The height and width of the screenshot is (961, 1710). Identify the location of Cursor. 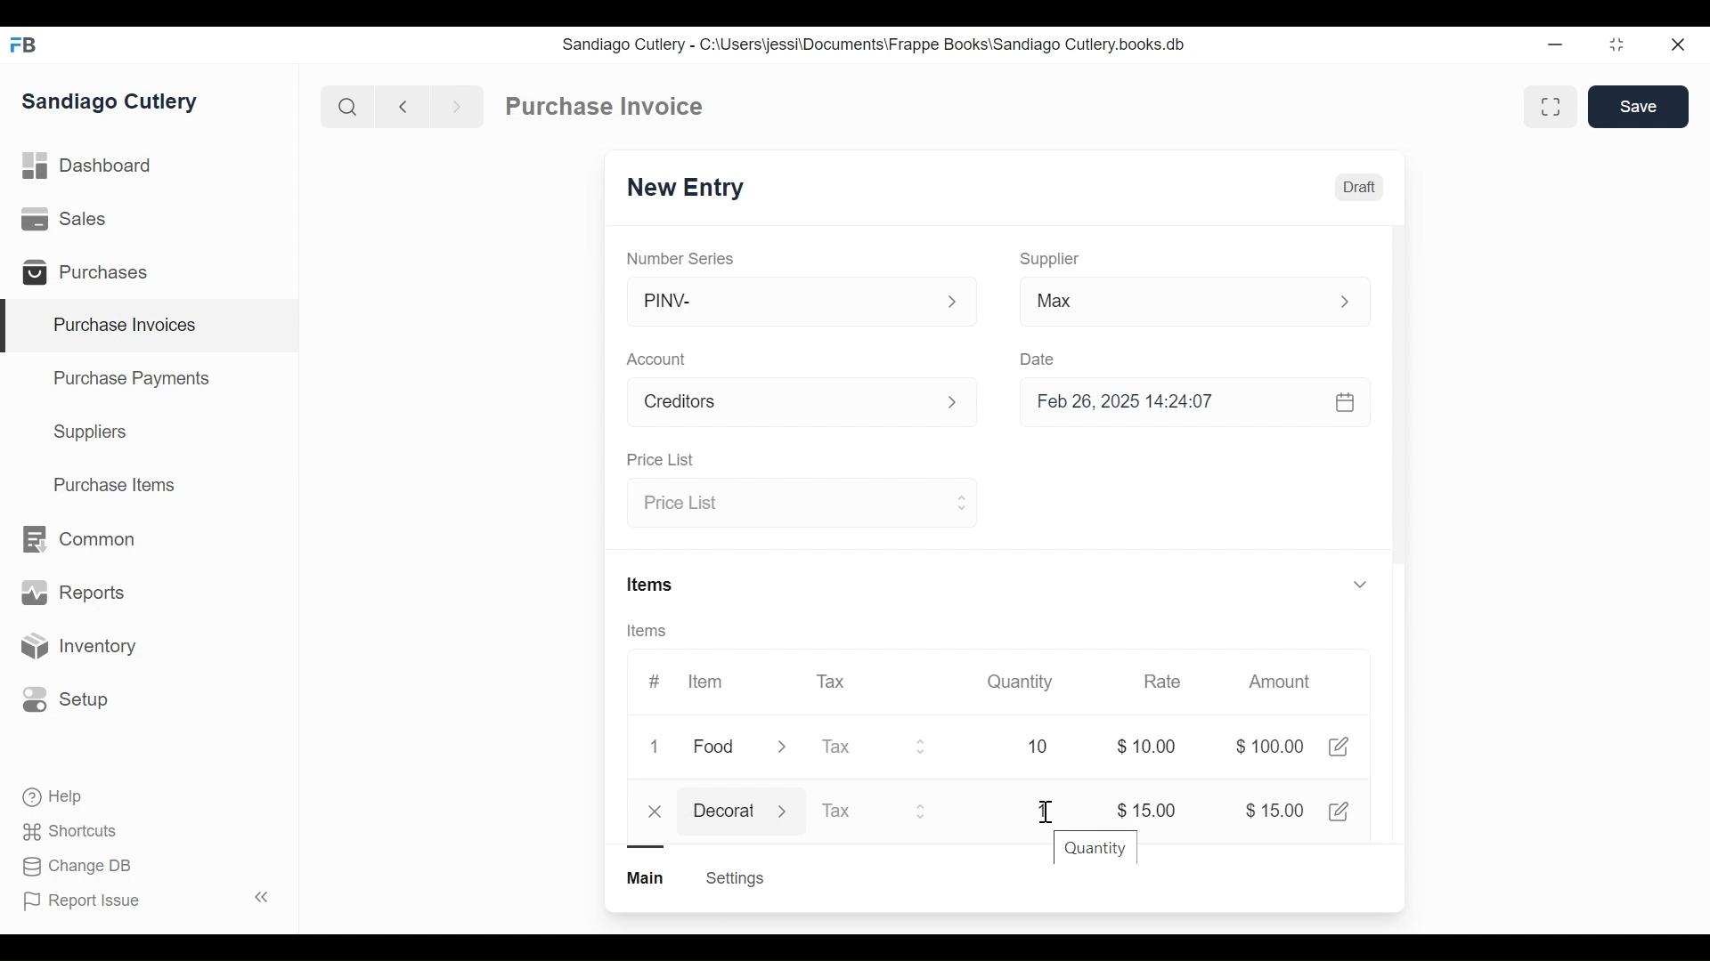
(1044, 814).